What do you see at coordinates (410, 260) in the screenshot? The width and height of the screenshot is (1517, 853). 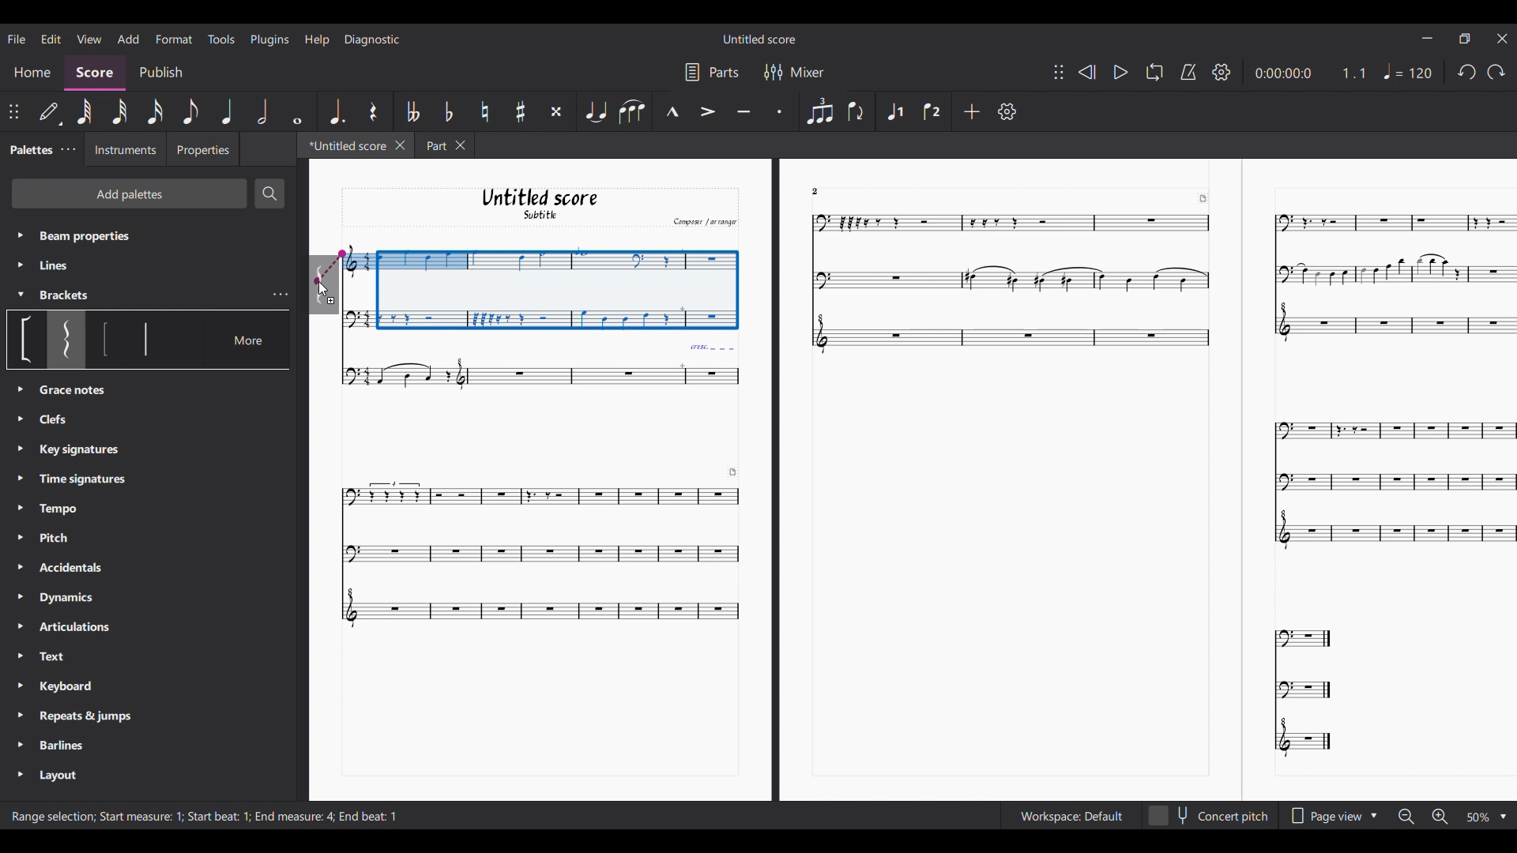 I see `selected` at bounding box center [410, 260].